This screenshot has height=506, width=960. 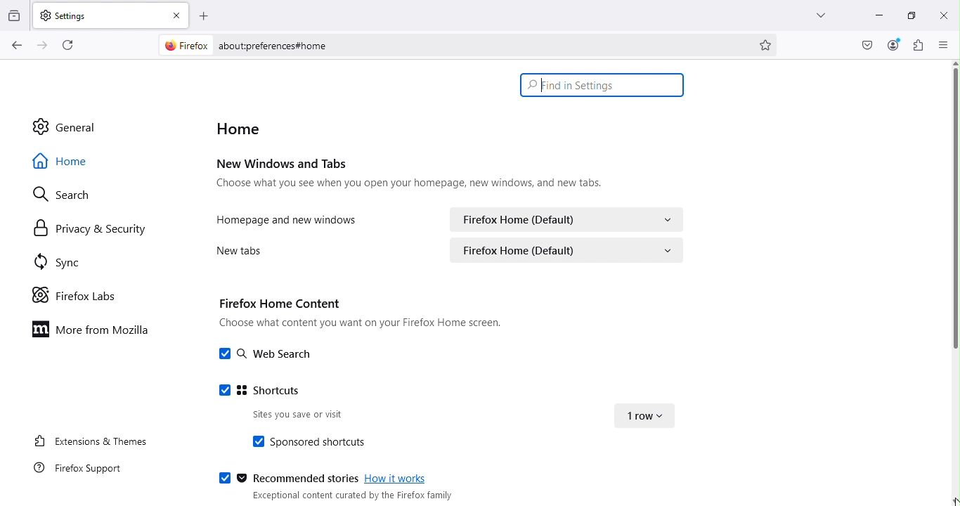 I want to click on Search bar, so click(x=479, y=46).